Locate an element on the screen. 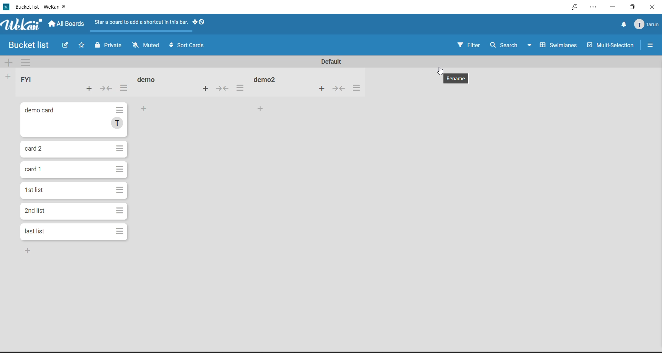  add is located at coordinates (144, 108).